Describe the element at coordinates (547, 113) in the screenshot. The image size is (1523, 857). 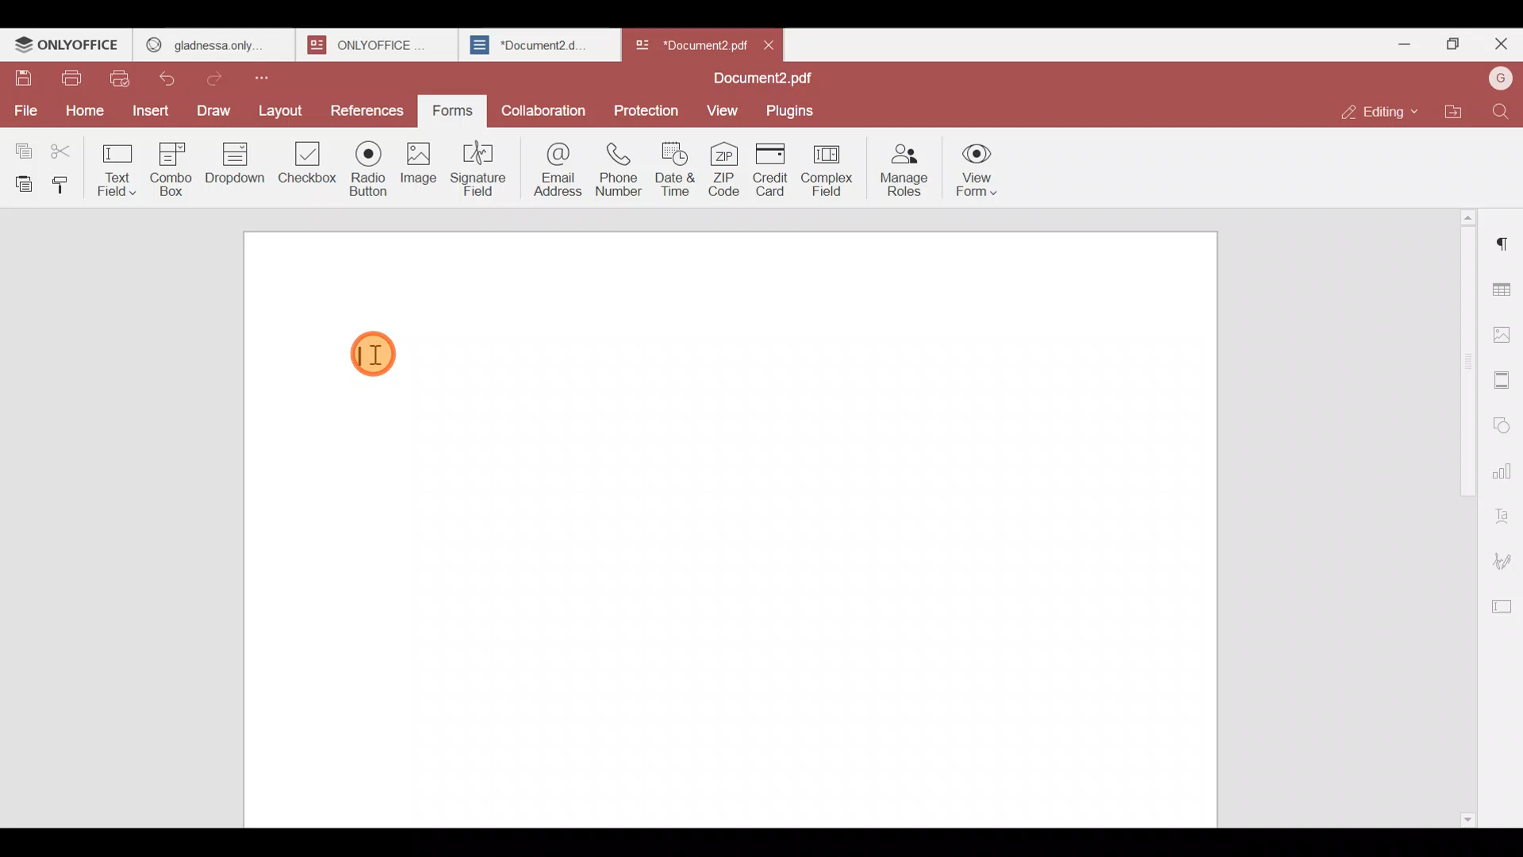
I see `Collaboration` at that location.